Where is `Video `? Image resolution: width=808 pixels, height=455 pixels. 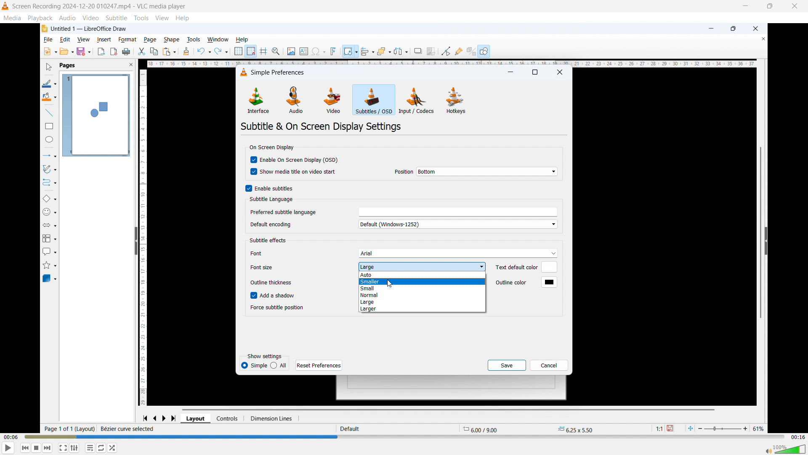
Video  is located at coordinates (90, 18).